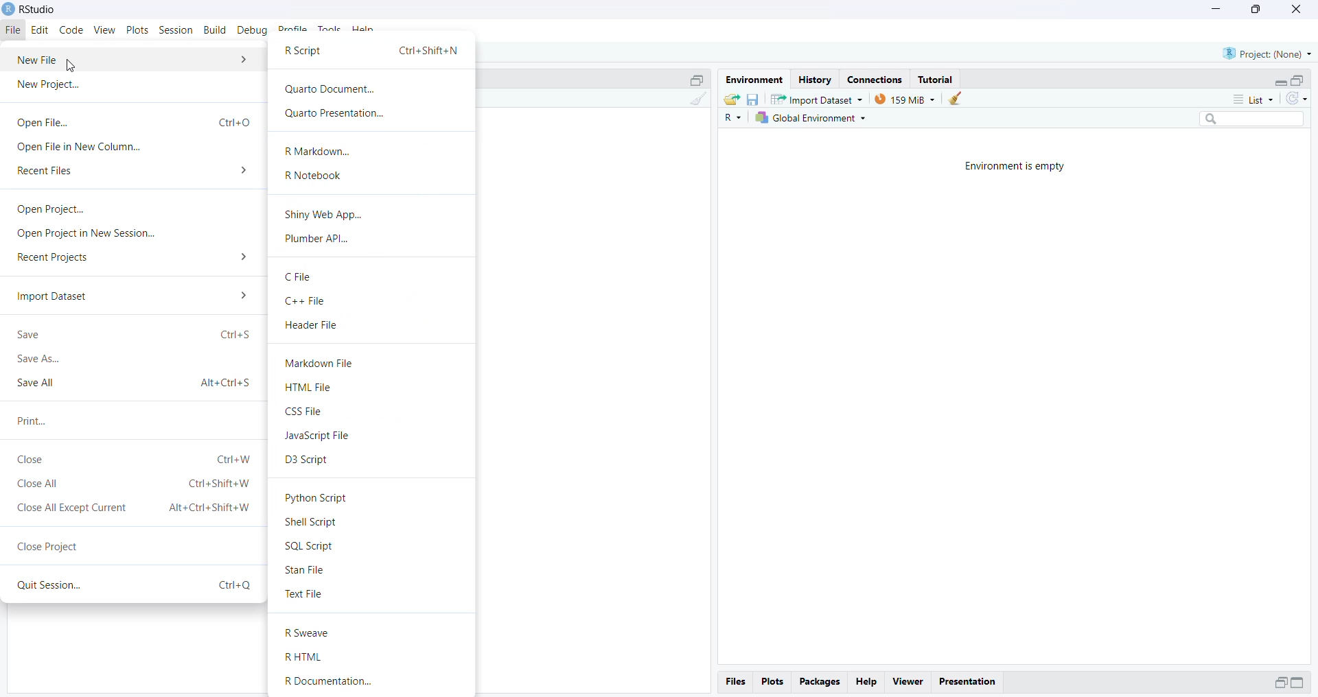 The image size is (1318, 697). I want to click on Stan File, so click(308, 571).